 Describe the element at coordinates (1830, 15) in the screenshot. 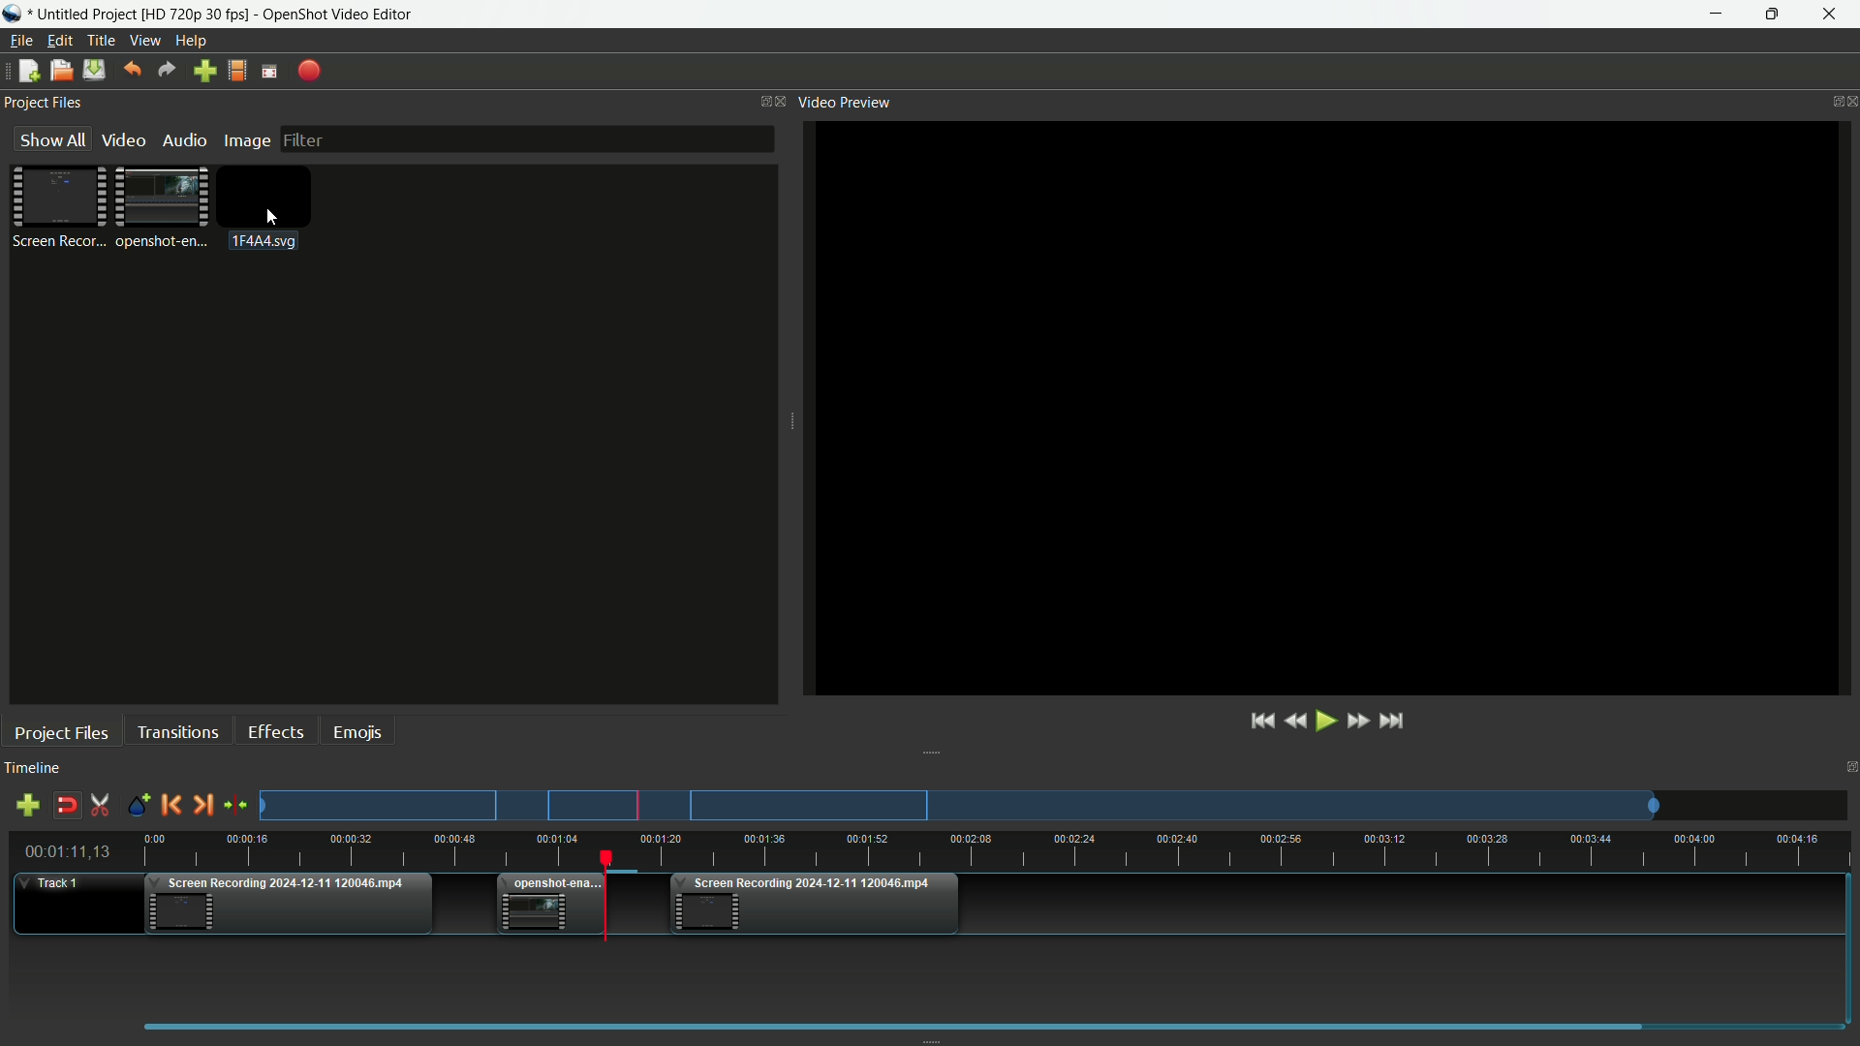

I see `close app` at that location.